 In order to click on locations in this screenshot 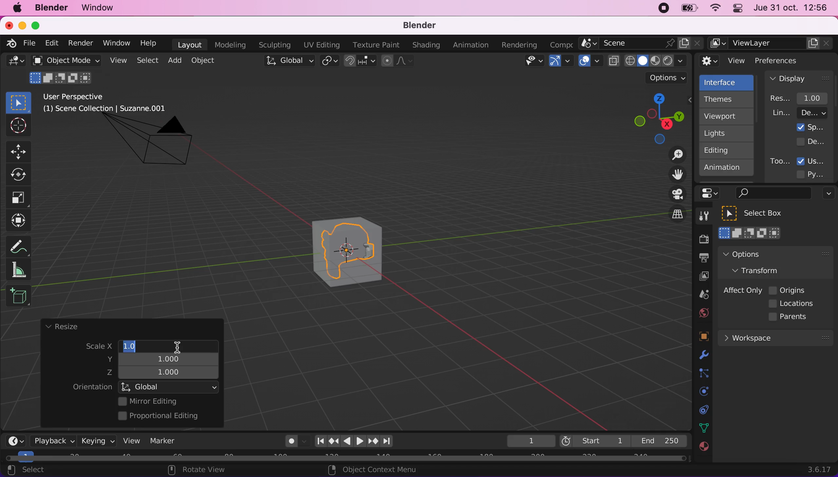, I will do `click(793, 304)`.